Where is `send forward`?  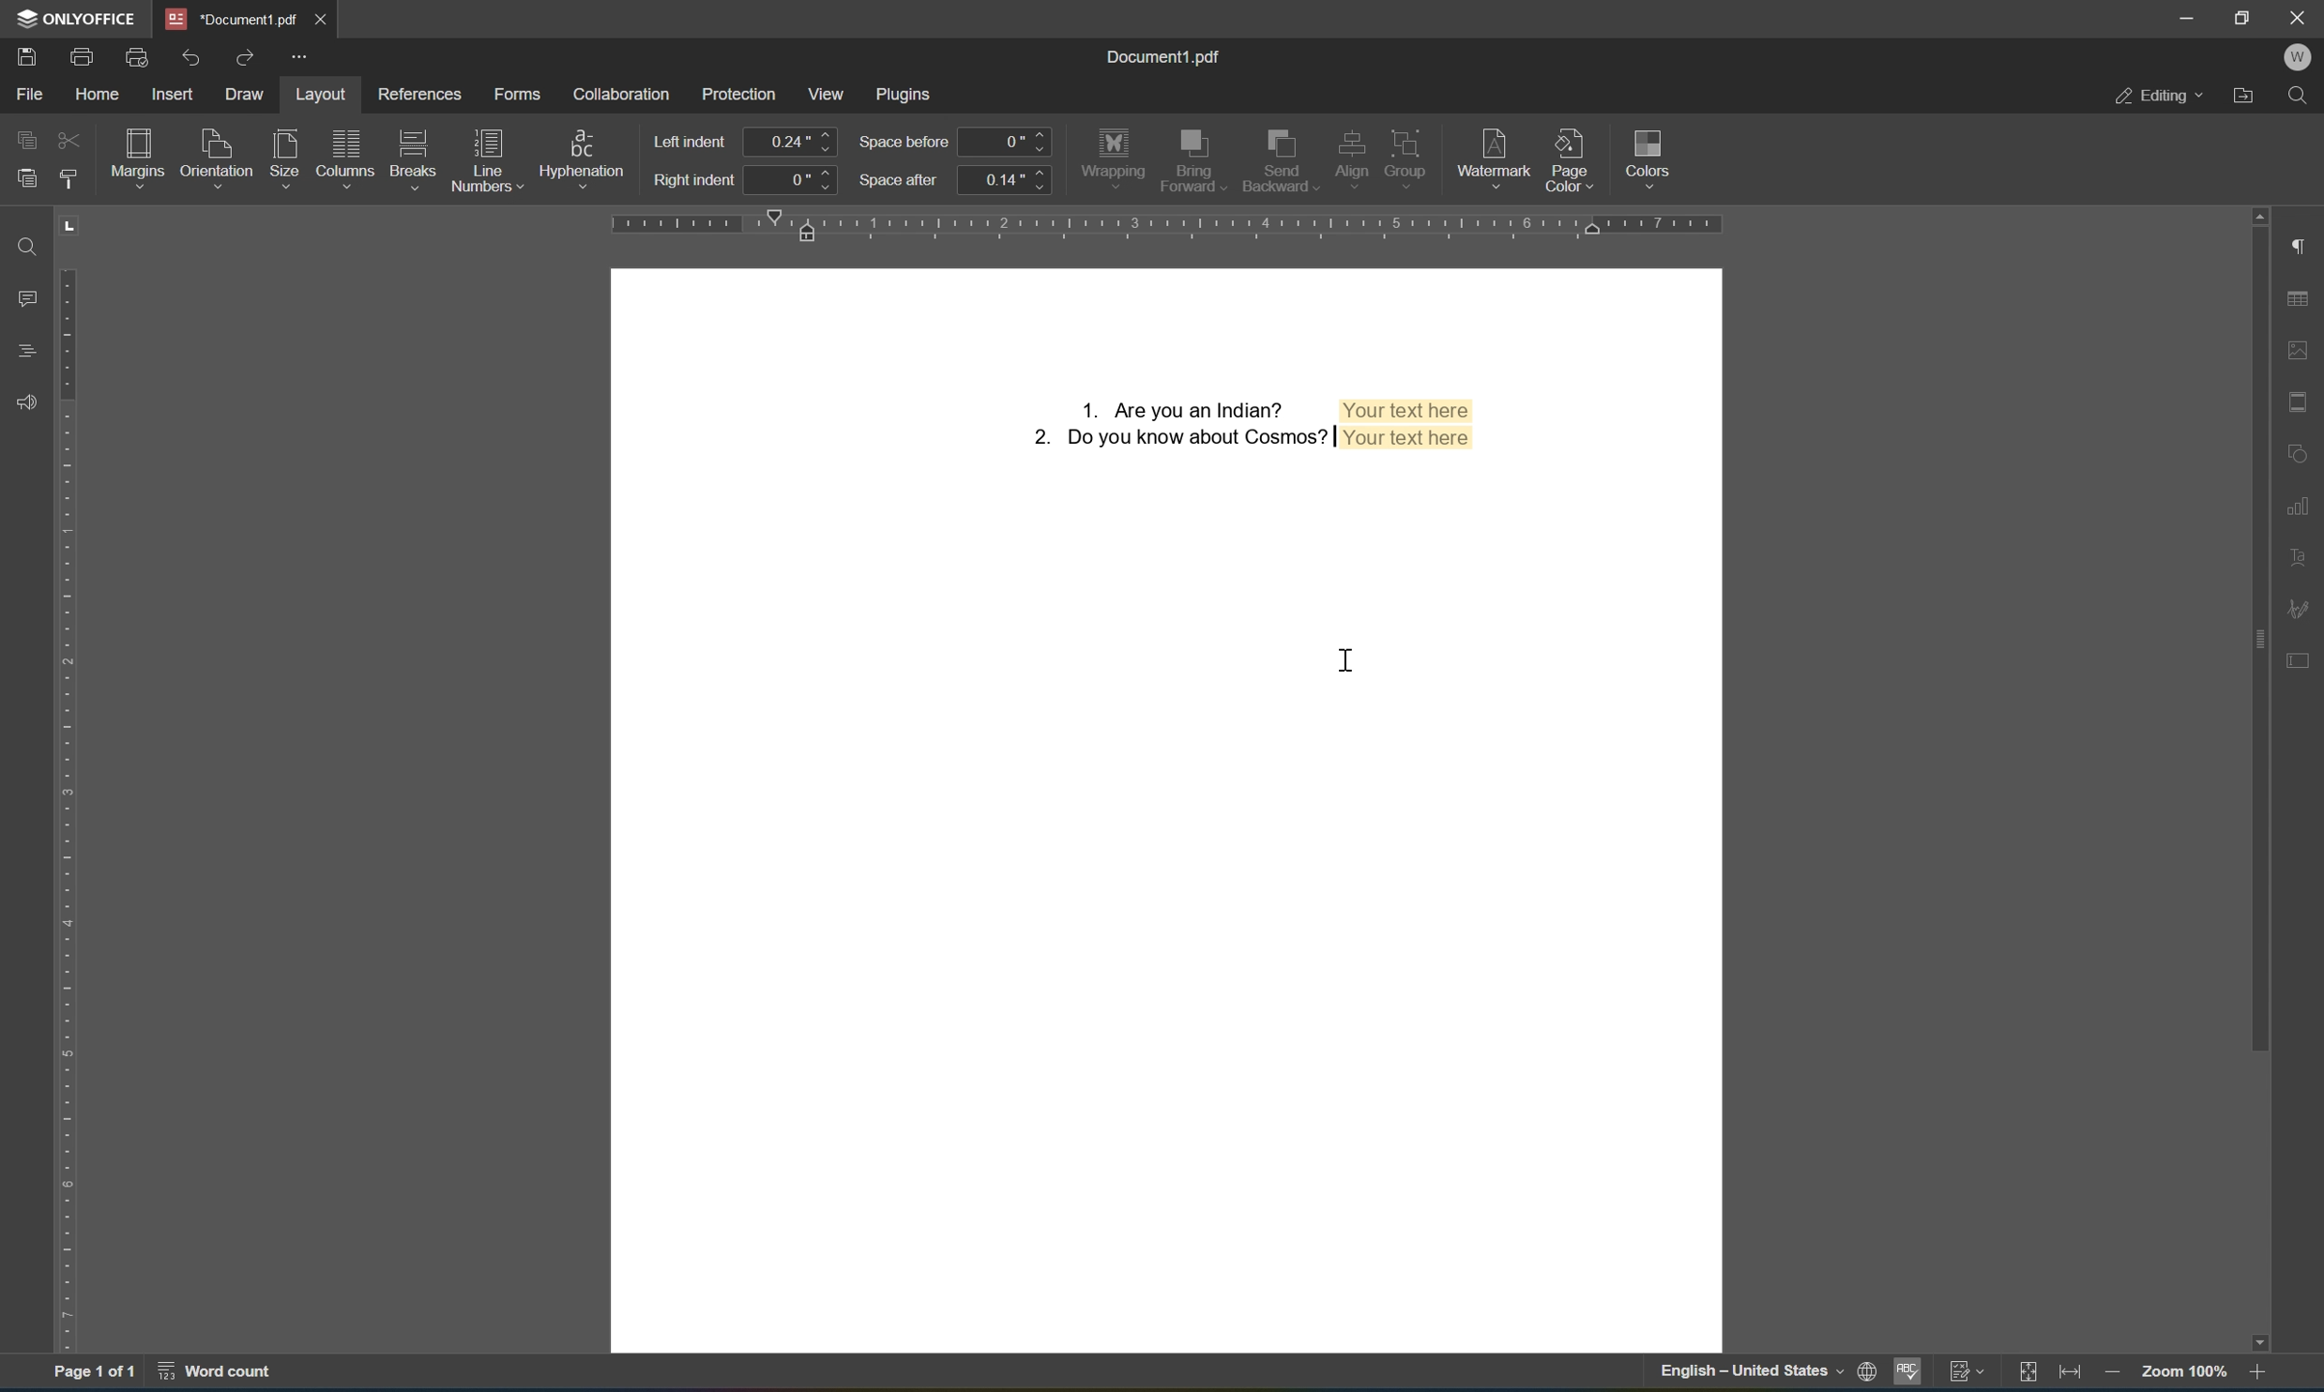 send forward is located at coordinates (1194, 160).